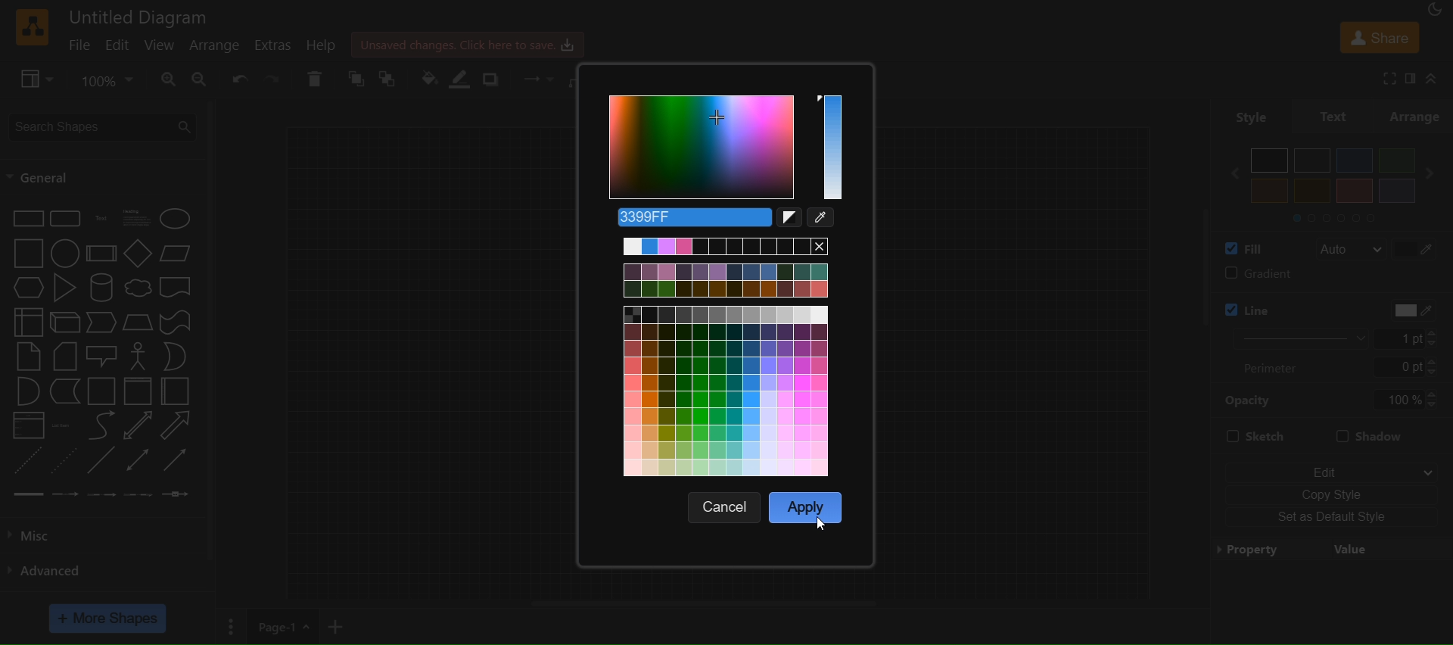 This screenshot has height=645, width=1453. Describe the element at coordinates (178, 290) in the screenshot. I see `document` at that location.